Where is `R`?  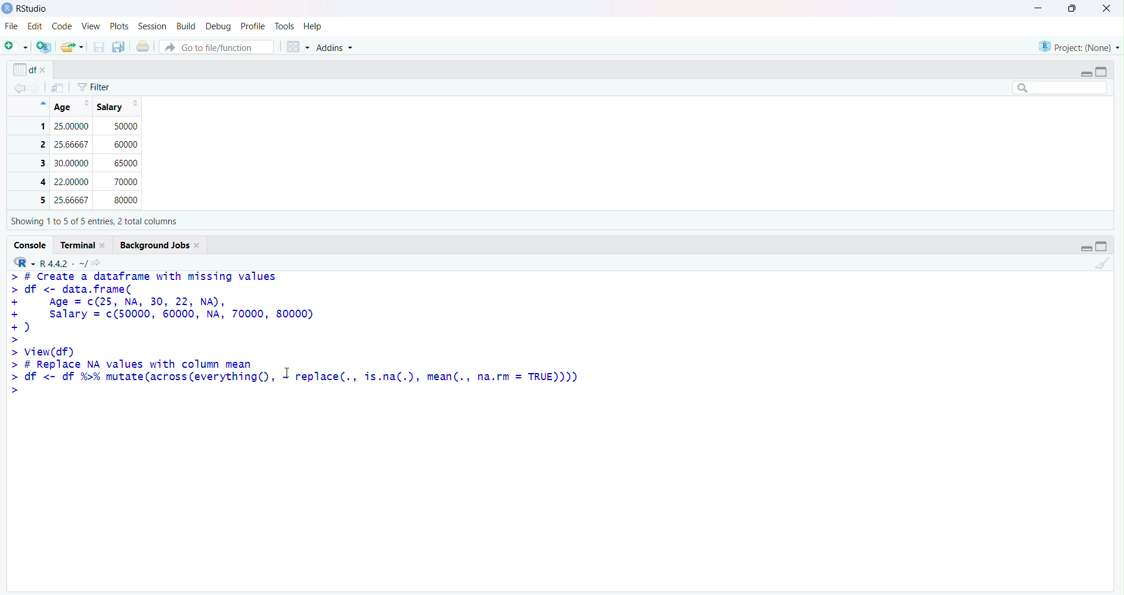 R is located at coordinates (22, 261).